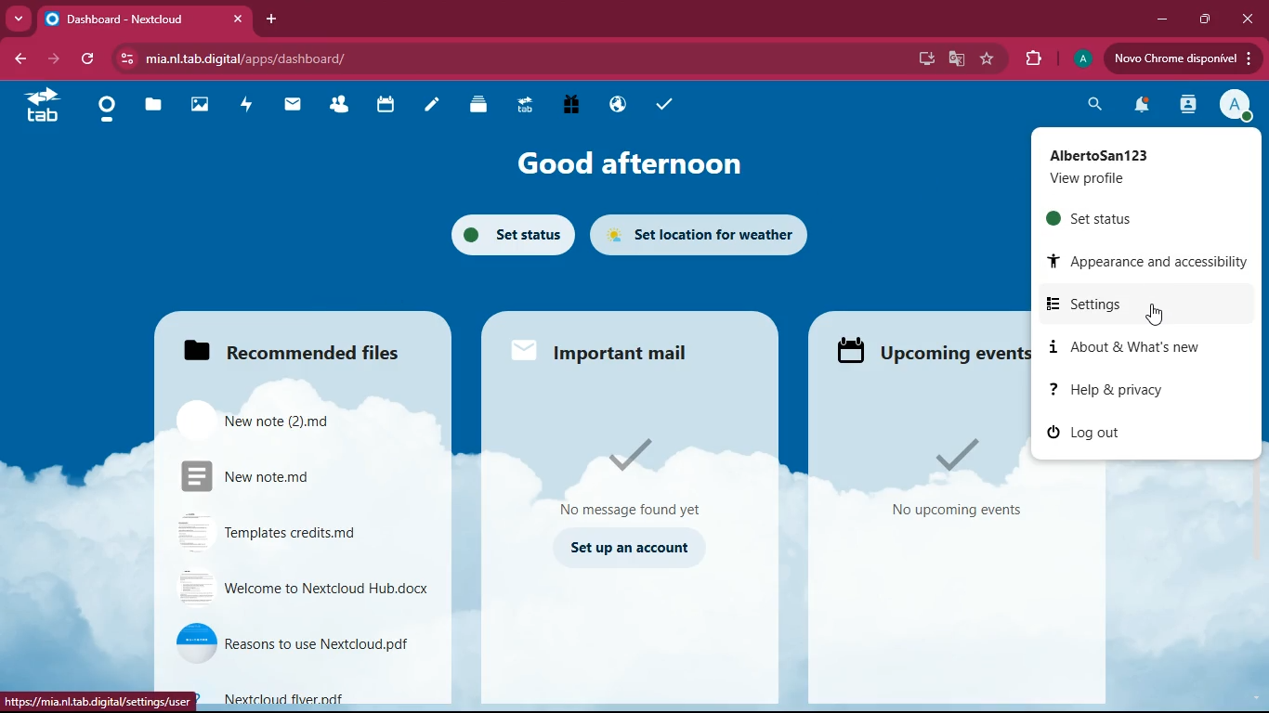  Describe the element at coordinates (529, 106) in the screenshot. I see `tab` at that location.